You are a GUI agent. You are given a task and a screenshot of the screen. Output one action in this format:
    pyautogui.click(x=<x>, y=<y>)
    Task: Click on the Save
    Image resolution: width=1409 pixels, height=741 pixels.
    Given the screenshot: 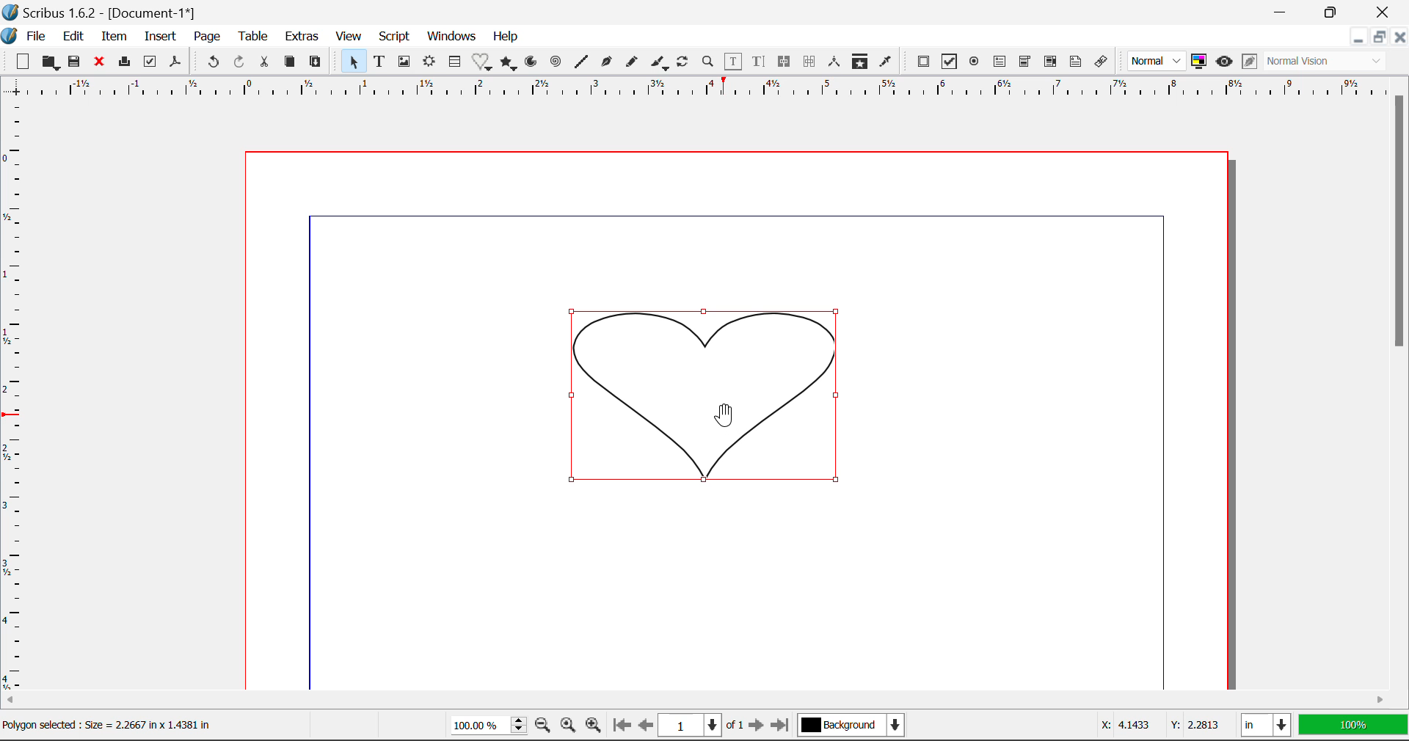 What is the action you would take?
    pyautogui.click(x=79, y=64)
    